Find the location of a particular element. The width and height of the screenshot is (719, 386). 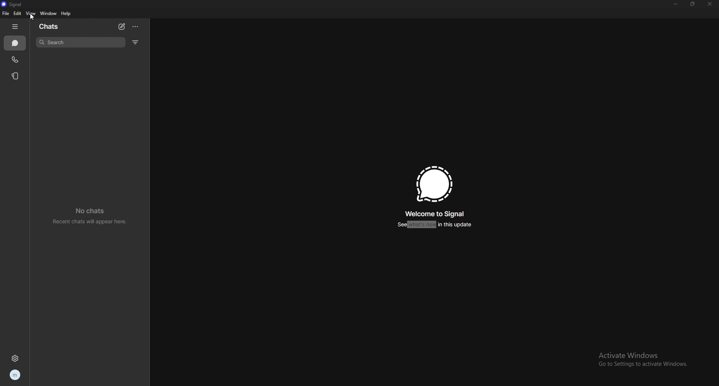

close is located at coordinates (710, 4).